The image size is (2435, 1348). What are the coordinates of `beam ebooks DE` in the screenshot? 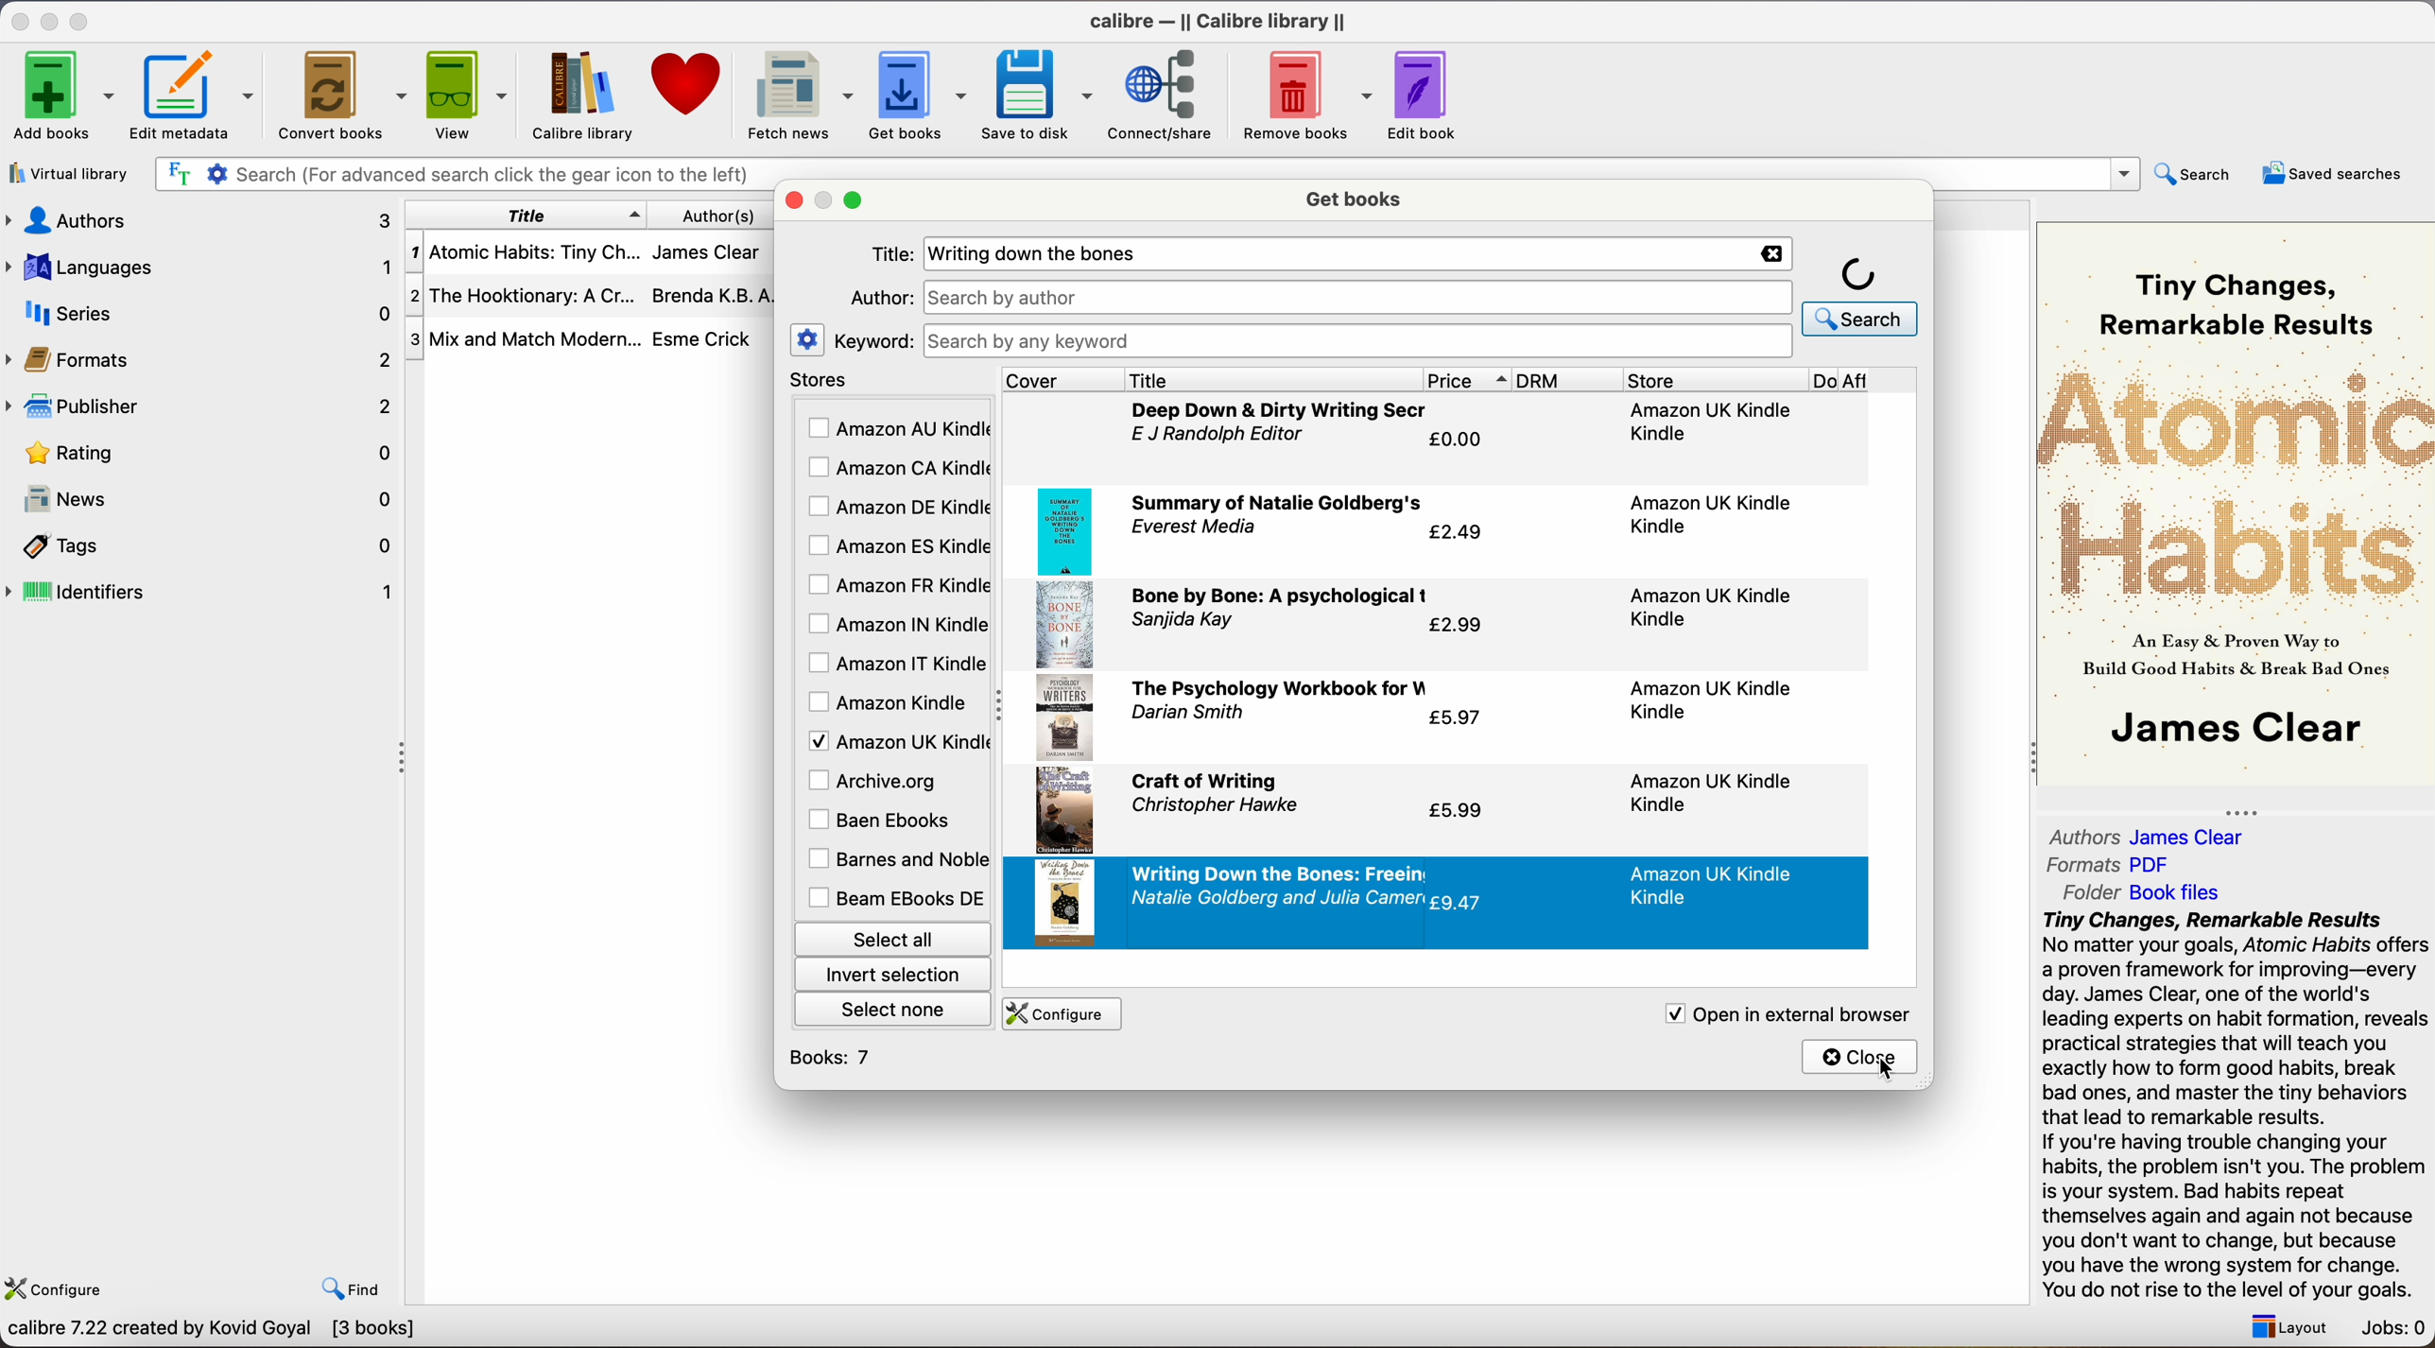 It's located at (895, 898).